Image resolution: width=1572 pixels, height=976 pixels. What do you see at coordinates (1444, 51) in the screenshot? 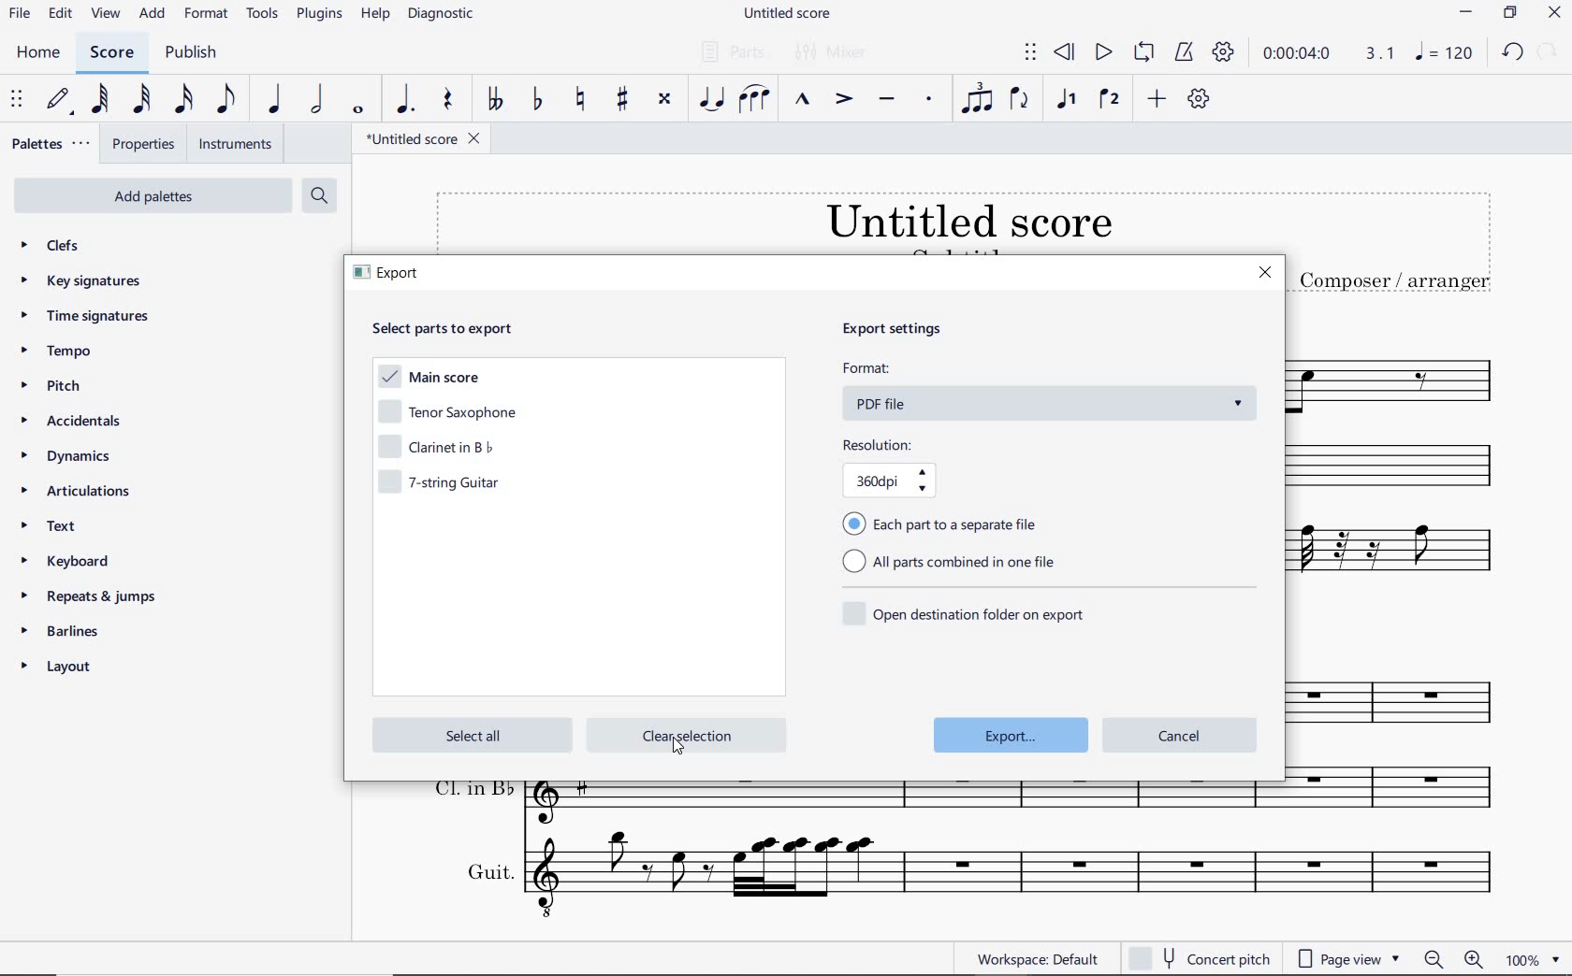
I see `NOTE` at bounding box center [1444, 51].